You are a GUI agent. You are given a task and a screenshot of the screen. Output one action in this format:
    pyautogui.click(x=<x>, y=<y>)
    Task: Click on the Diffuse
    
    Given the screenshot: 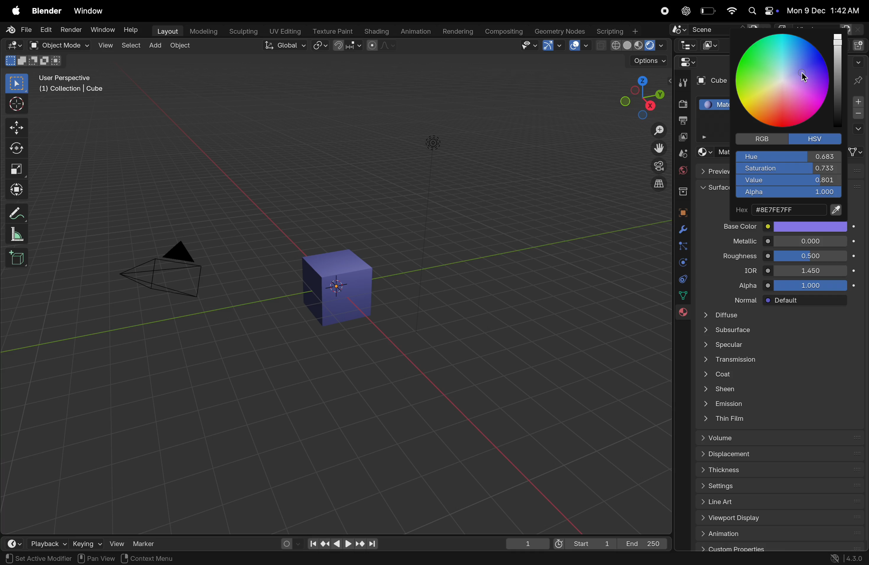 What is the action you would take?
    pyautogui.click(x=776, y=315)
    